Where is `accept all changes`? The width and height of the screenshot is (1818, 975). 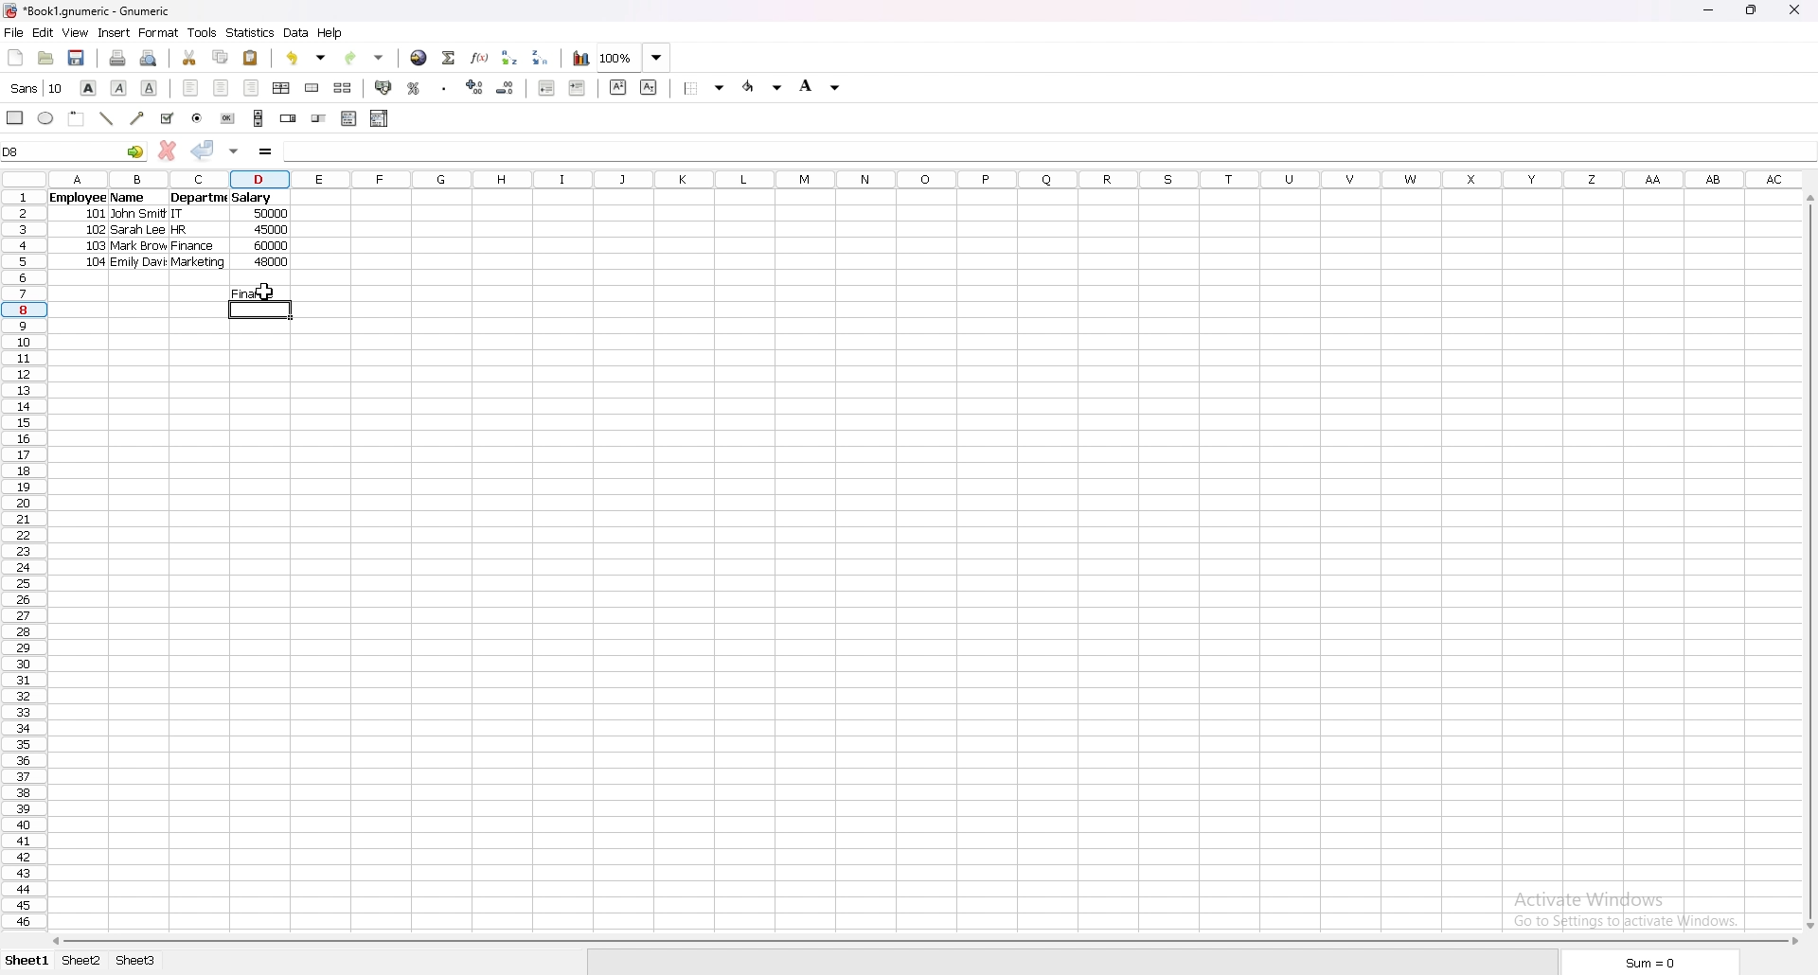
accept all changes is located at coordinates (234, 152).